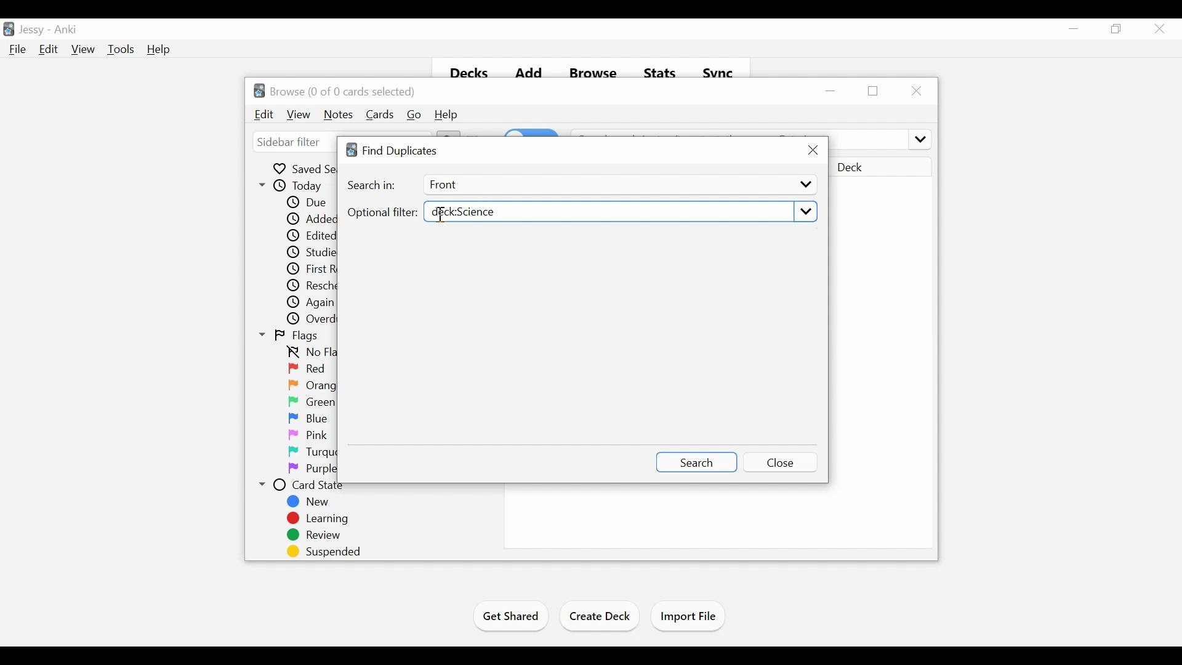  I want to click on Close, so click(812, 150).